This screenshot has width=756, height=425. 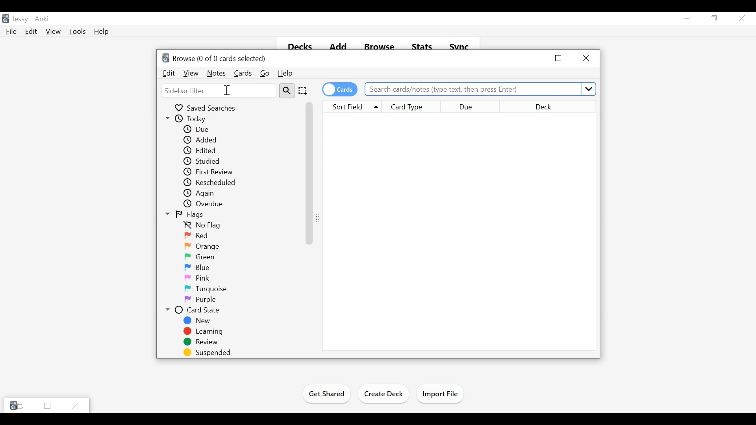 What do you see at coordinates (226, 91) in the screenshot?
I see `Insertion cursor` at bounding box center [226, 91].